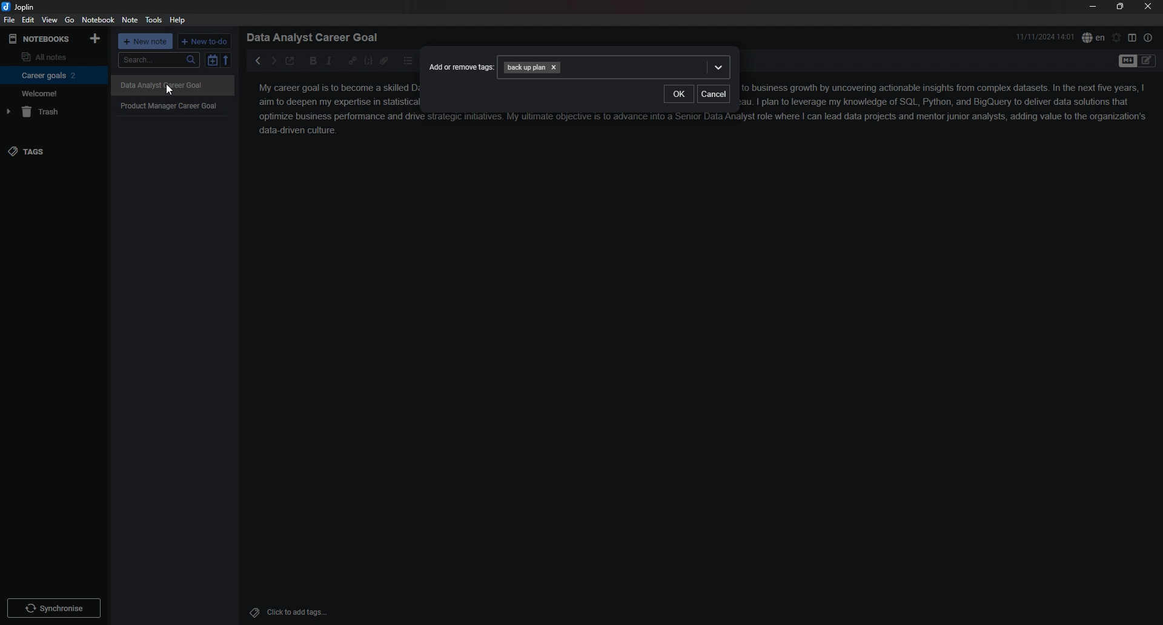  I want to click on file, so click(10, 19).